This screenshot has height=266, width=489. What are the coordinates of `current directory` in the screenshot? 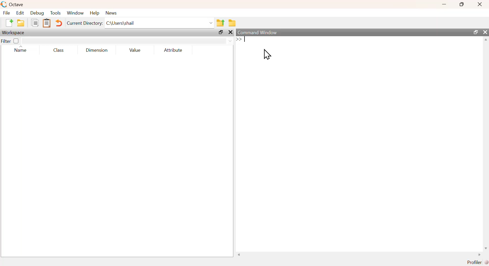 It's located at (85, 23).